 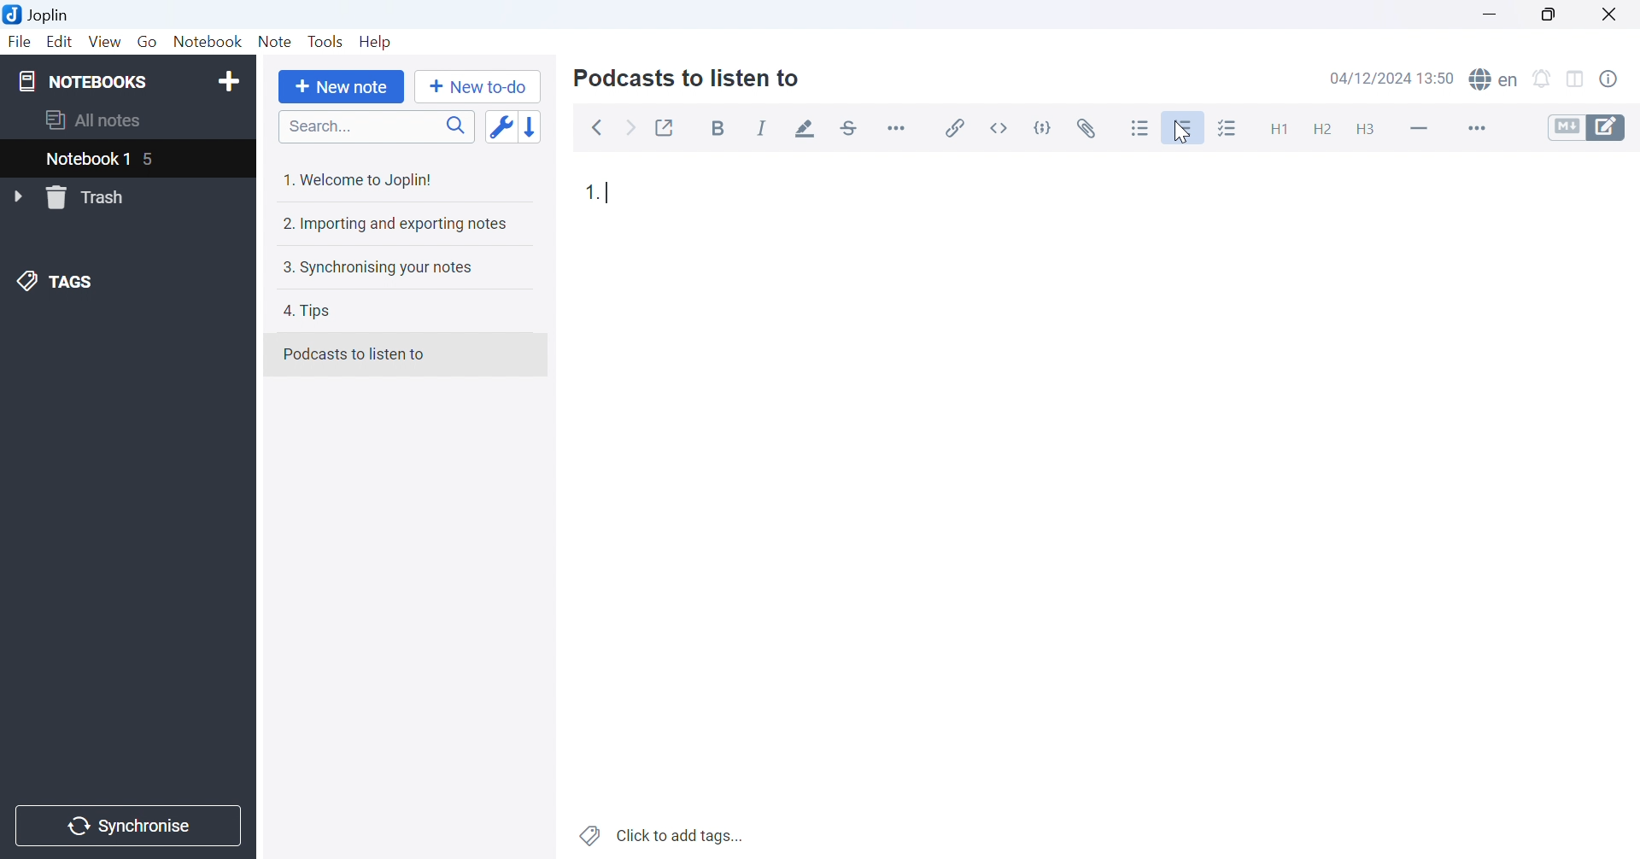 I want to click on Toggle external editing, so click(x=665, y=126).